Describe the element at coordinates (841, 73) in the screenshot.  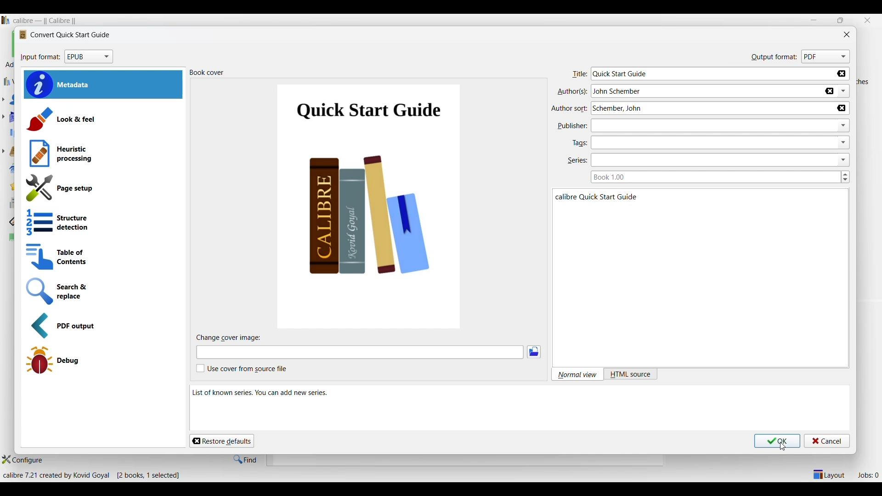
I see `Delete title` at that location.